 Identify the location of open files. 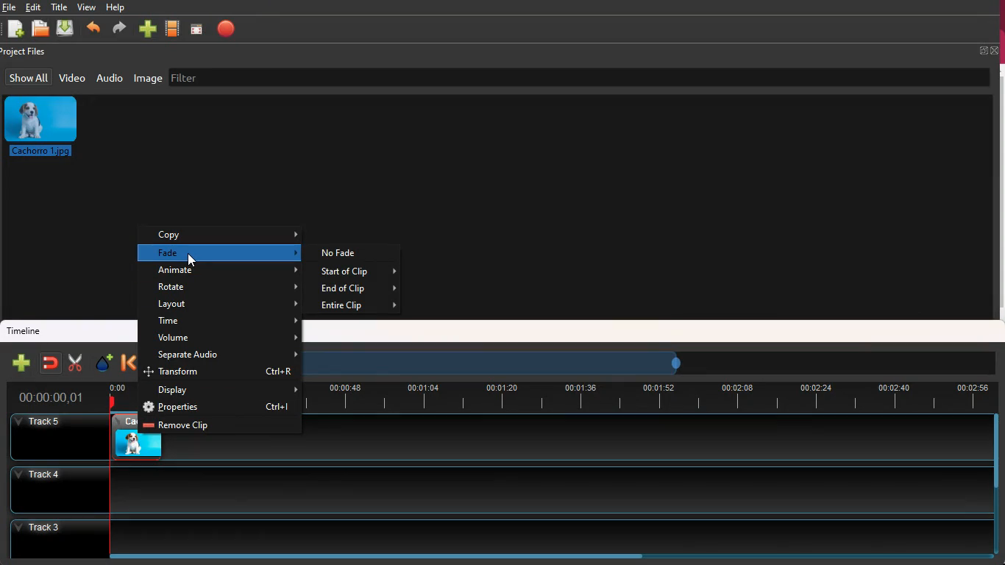
(40, 29).